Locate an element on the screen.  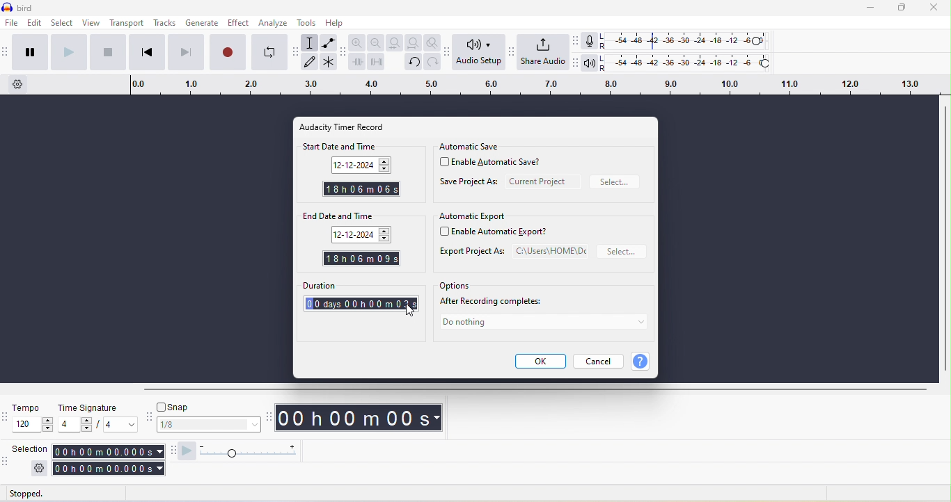
tracks is located at coordinates (164, 24).